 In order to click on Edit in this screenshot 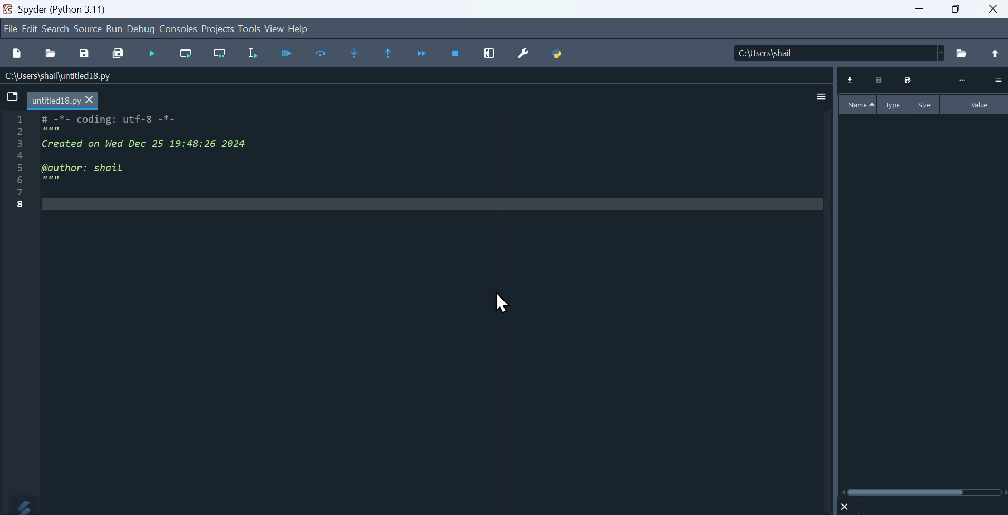, I will do `click(31, 28)`.